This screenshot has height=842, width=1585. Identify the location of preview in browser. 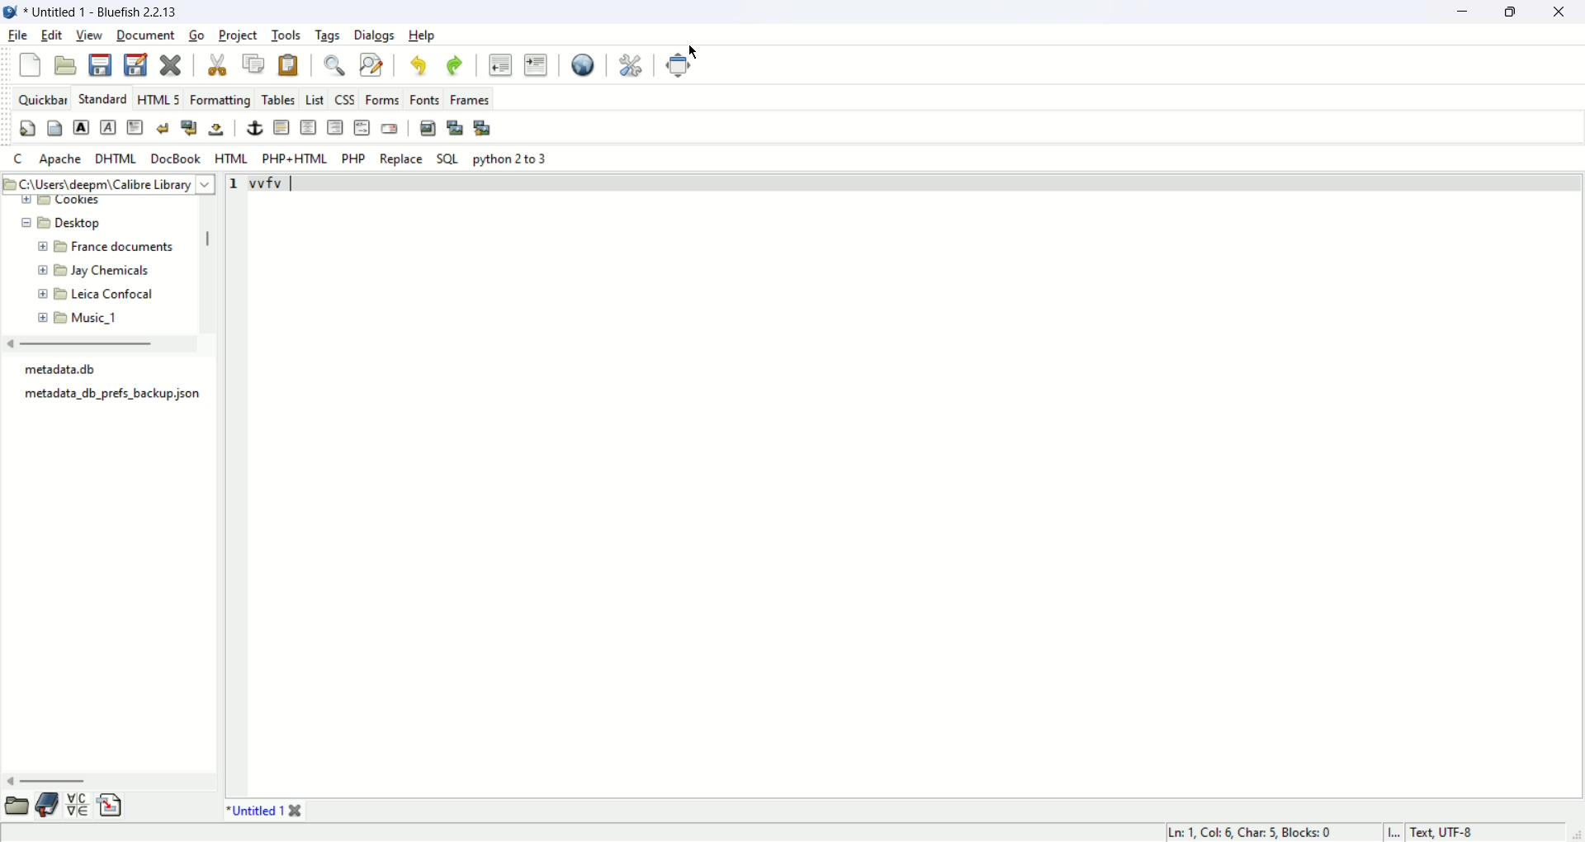
(584, 63).